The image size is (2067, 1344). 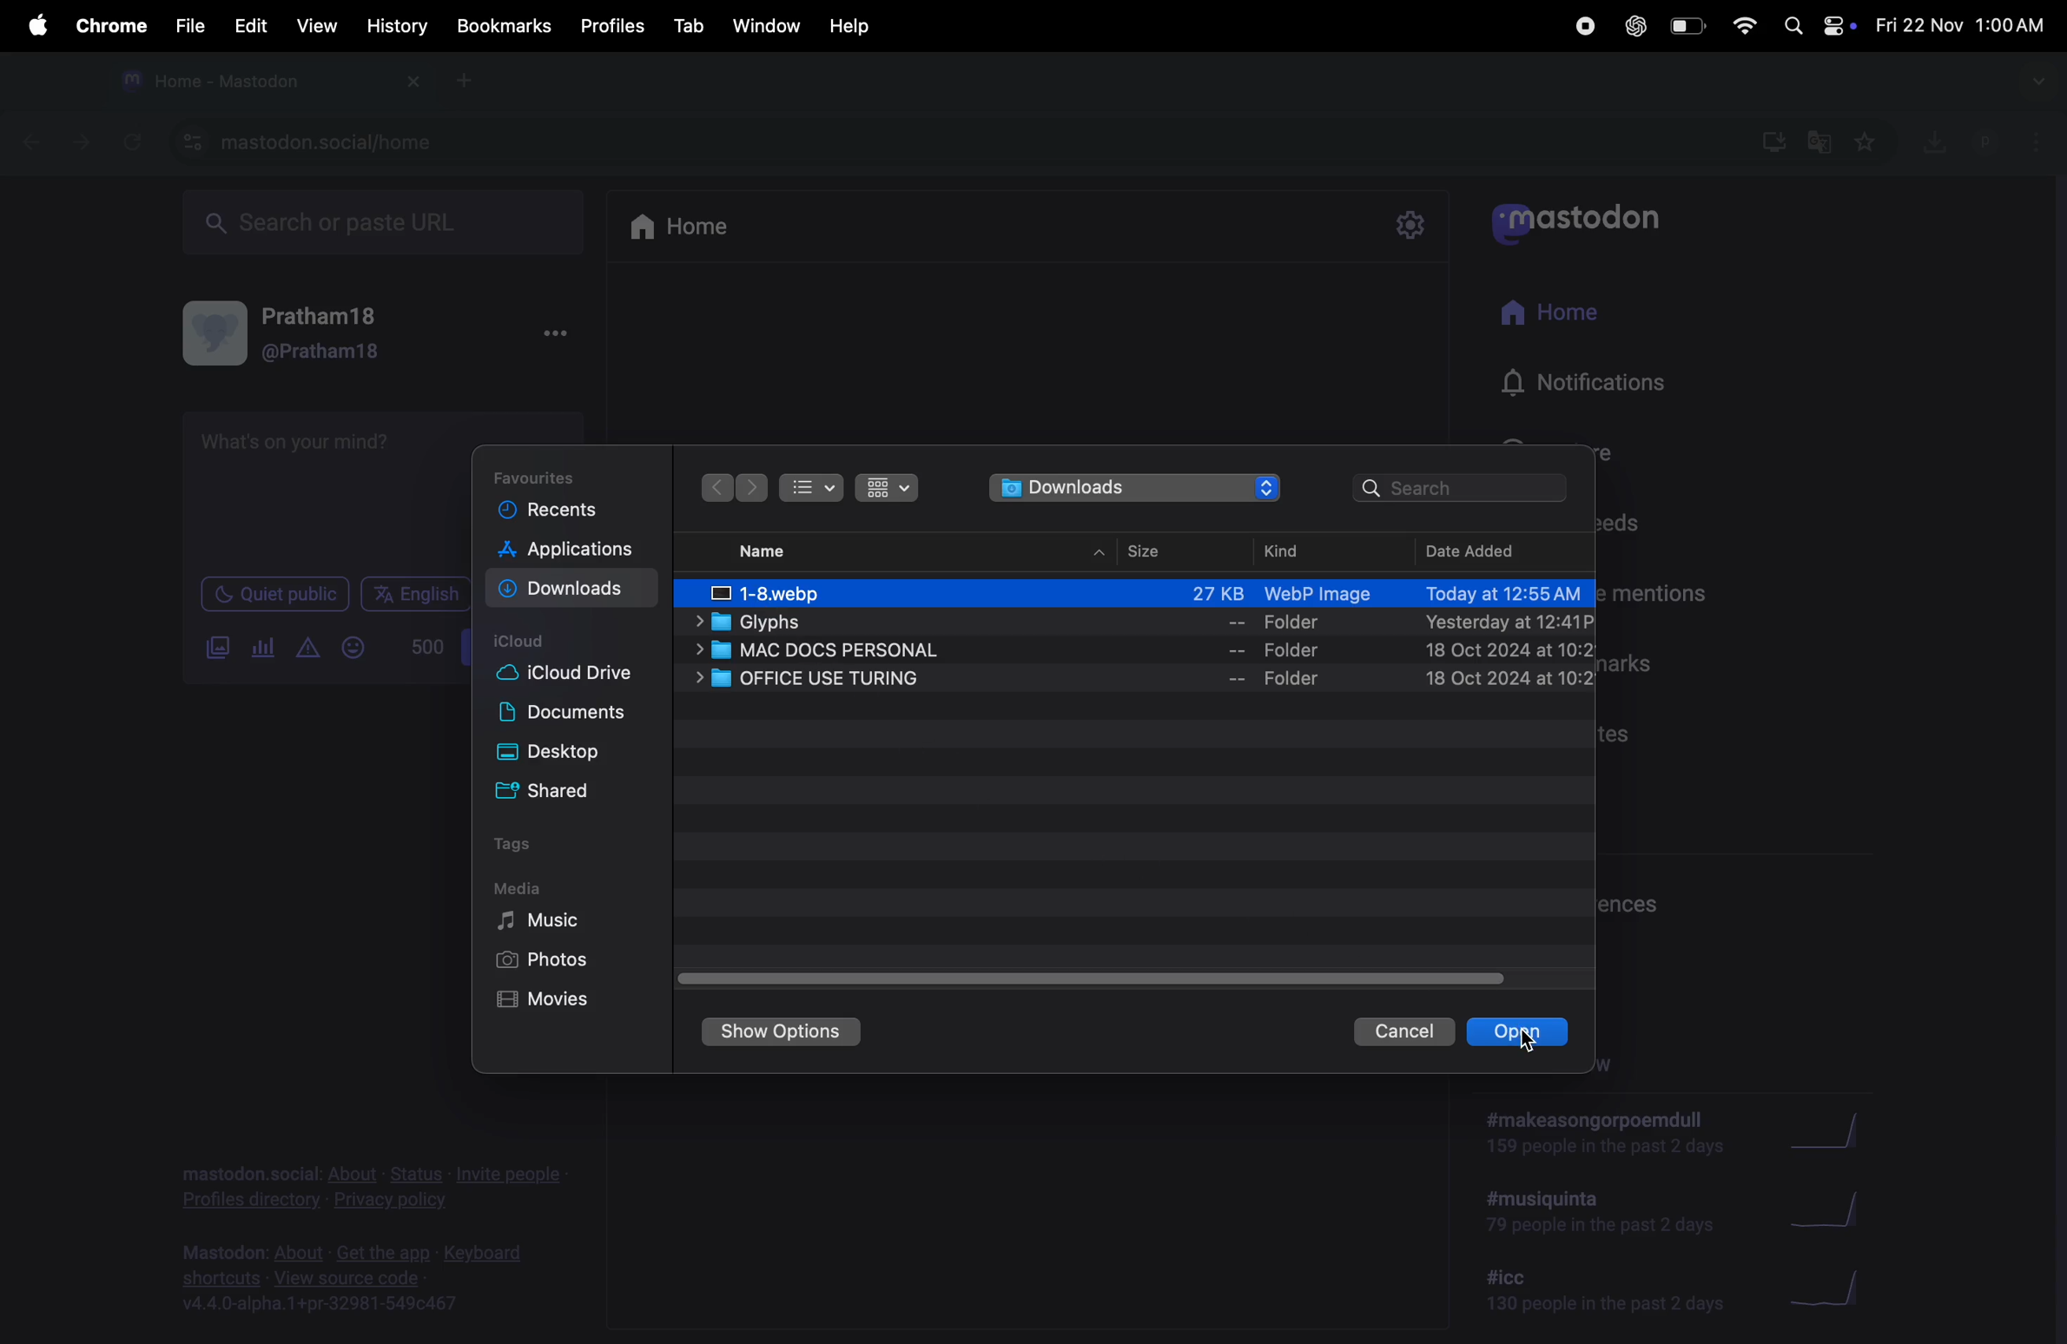 What do you see at coordinates (248, 1173) in the screenshot?
I see `mastodon.social` at bounding box center [248, 1173].